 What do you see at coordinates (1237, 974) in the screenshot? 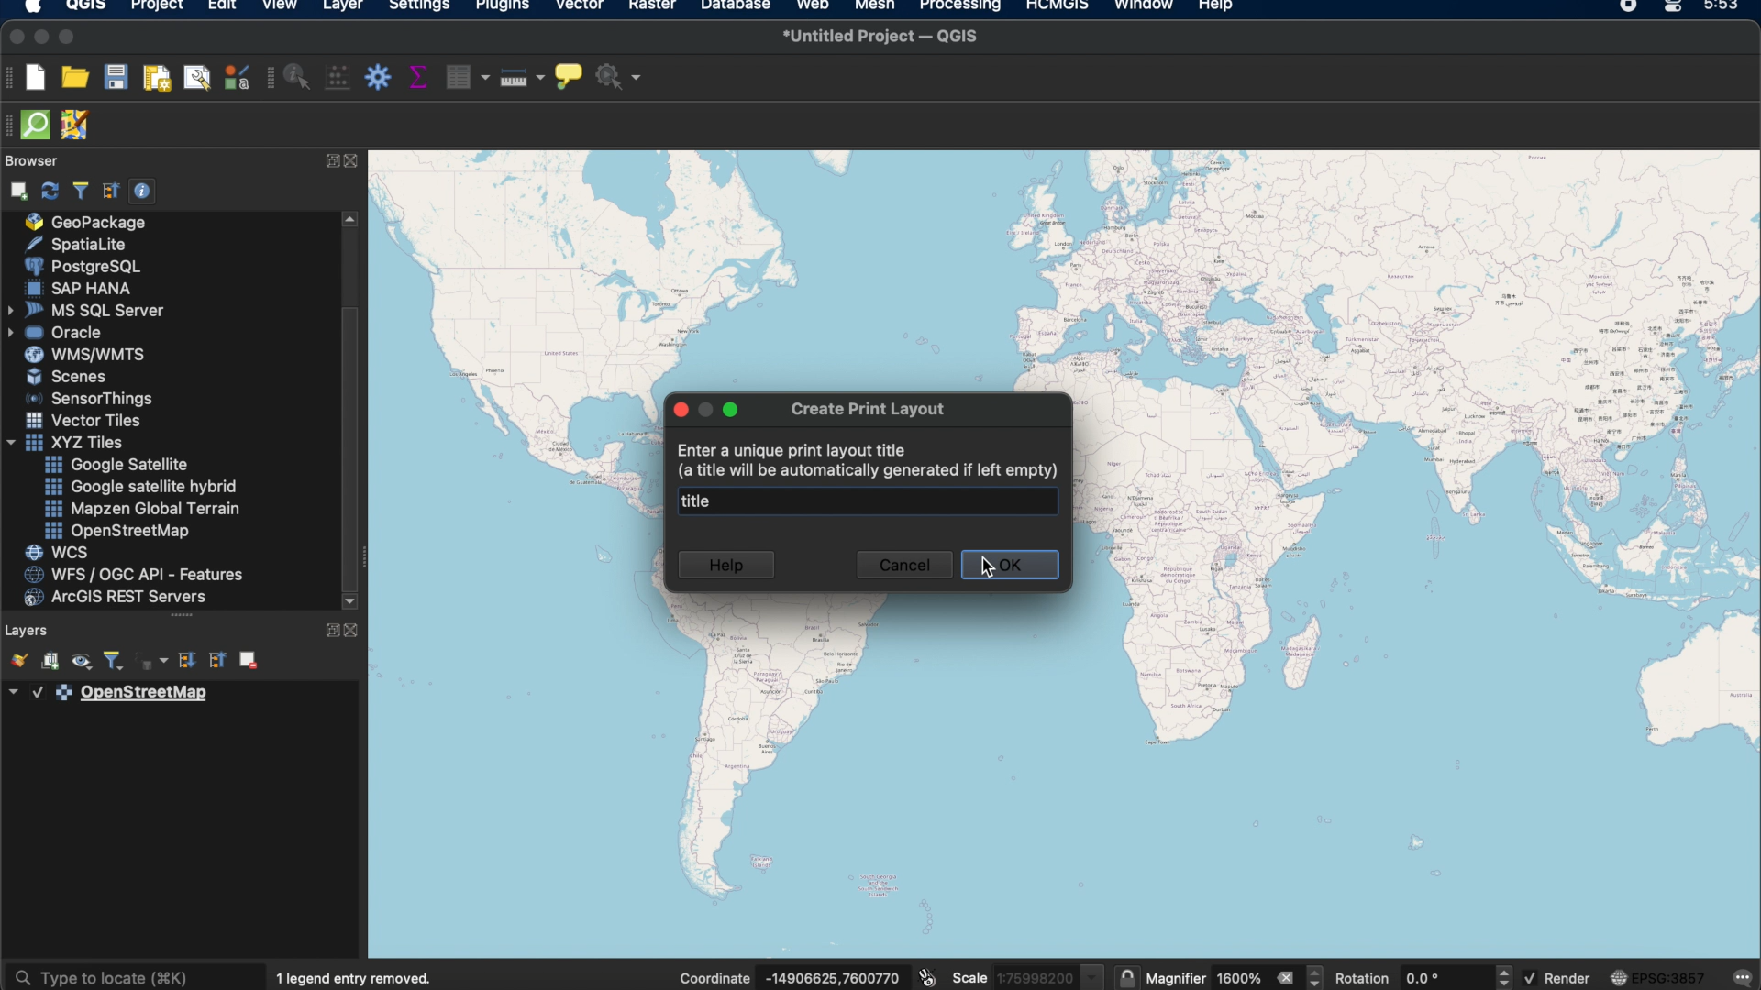
I see `magnifier` at bounding box center [1237, 974].